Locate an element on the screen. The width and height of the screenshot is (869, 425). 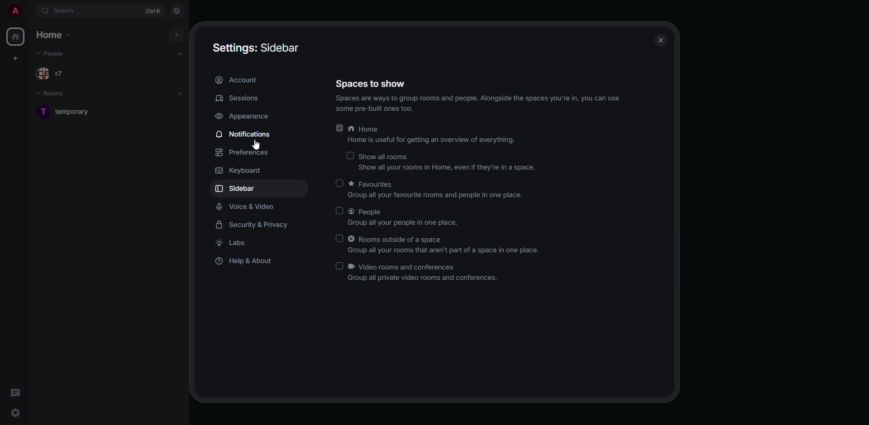
home is located at coordinates (14, 37).